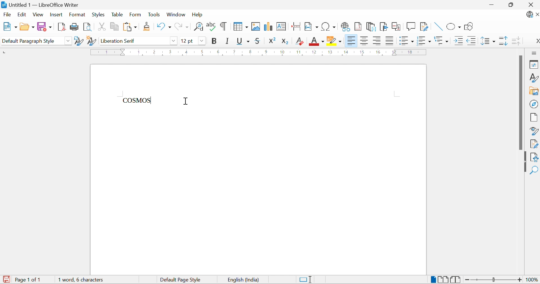 The height and width of the screenshot is (284, 540). Describe the element at coordinates (139, 51) in the screenshot. I see `1` at that location.